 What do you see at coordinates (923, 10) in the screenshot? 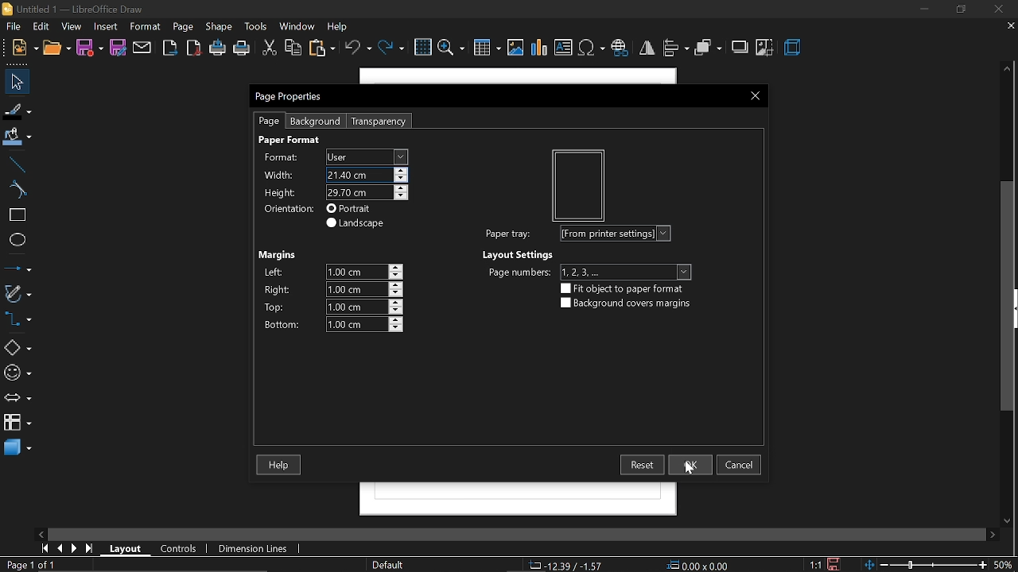
I see `minimize` at bounding box center [923, 10].